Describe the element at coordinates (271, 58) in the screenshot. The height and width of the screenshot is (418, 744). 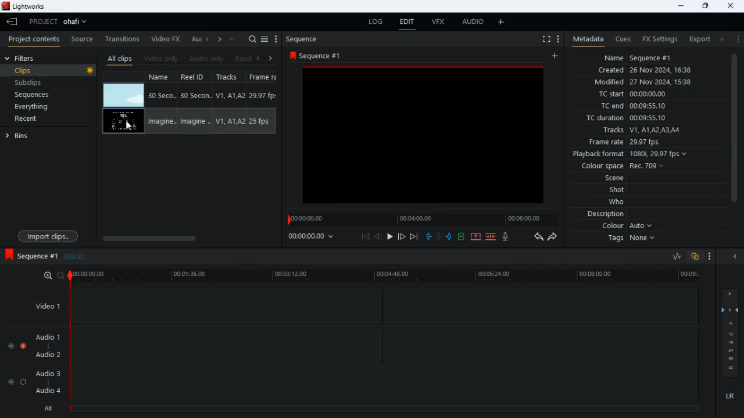
I see `right` at that location.